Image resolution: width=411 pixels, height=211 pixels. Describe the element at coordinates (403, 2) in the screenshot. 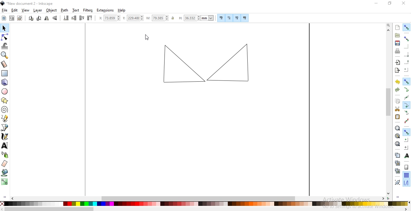

I see `close` at that location.